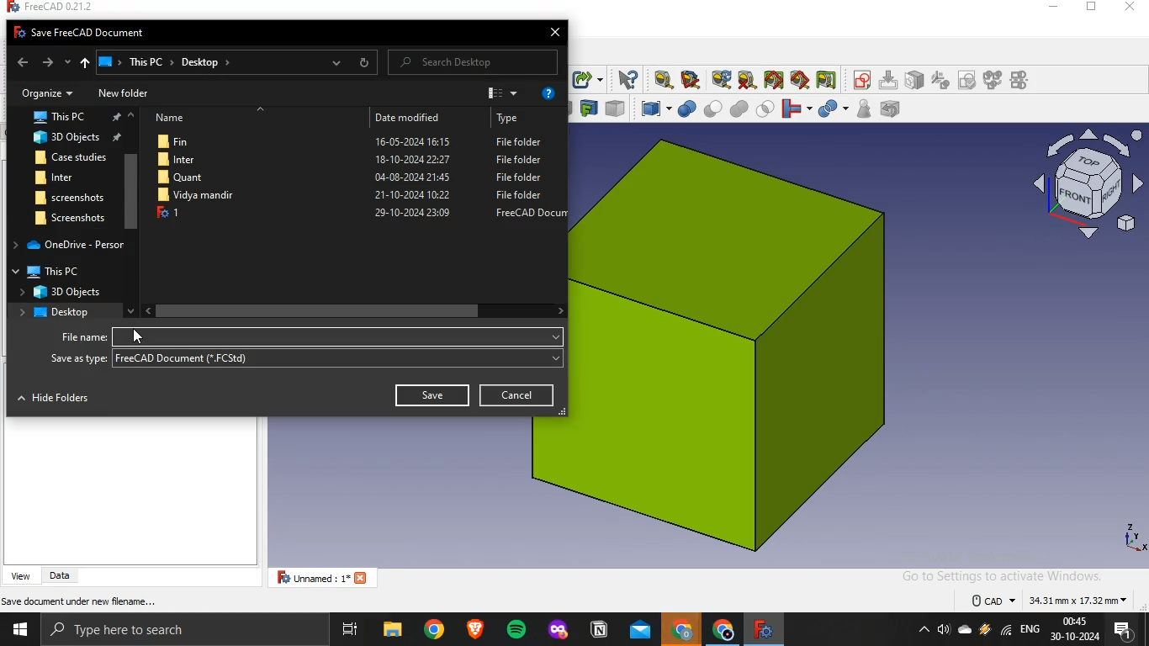 This screenshot has height=646, width=1149. What do you see at coordinates (61, 200) in the screenshot?
I see `screenshot` at bounding box center [61, 200].